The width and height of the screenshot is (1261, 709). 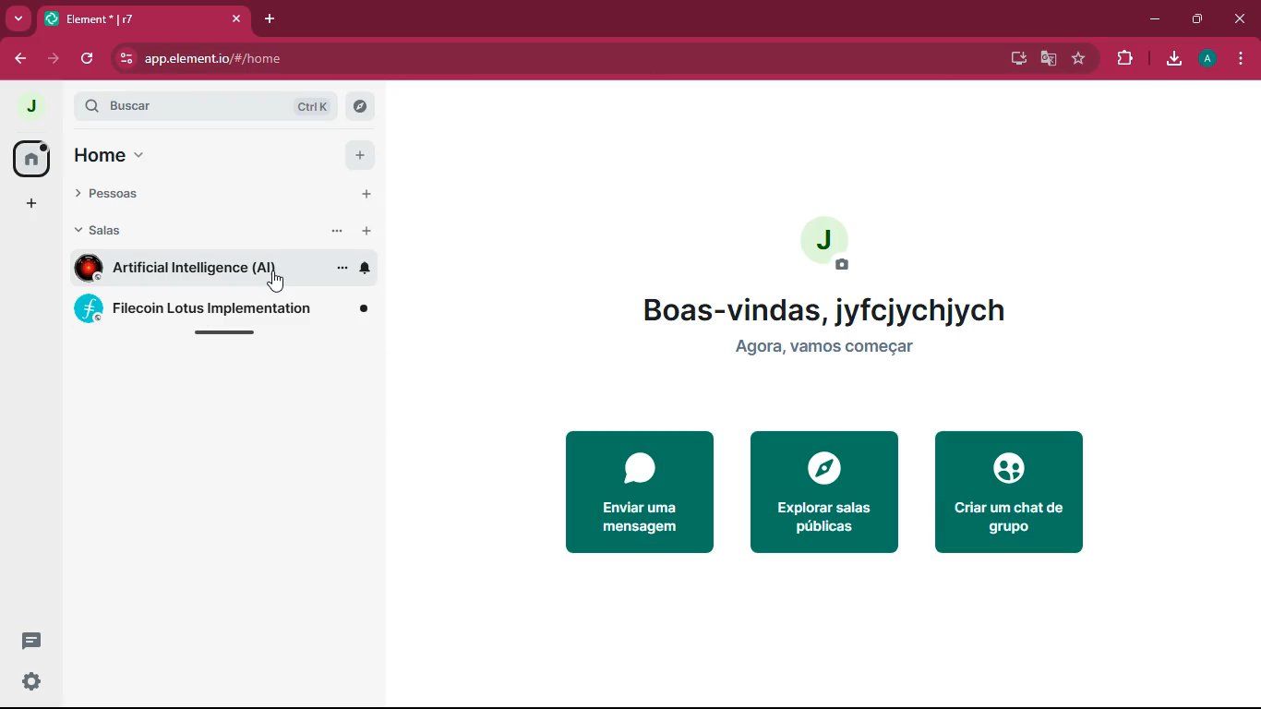 I want to click on back, so click(x=15, y=58).